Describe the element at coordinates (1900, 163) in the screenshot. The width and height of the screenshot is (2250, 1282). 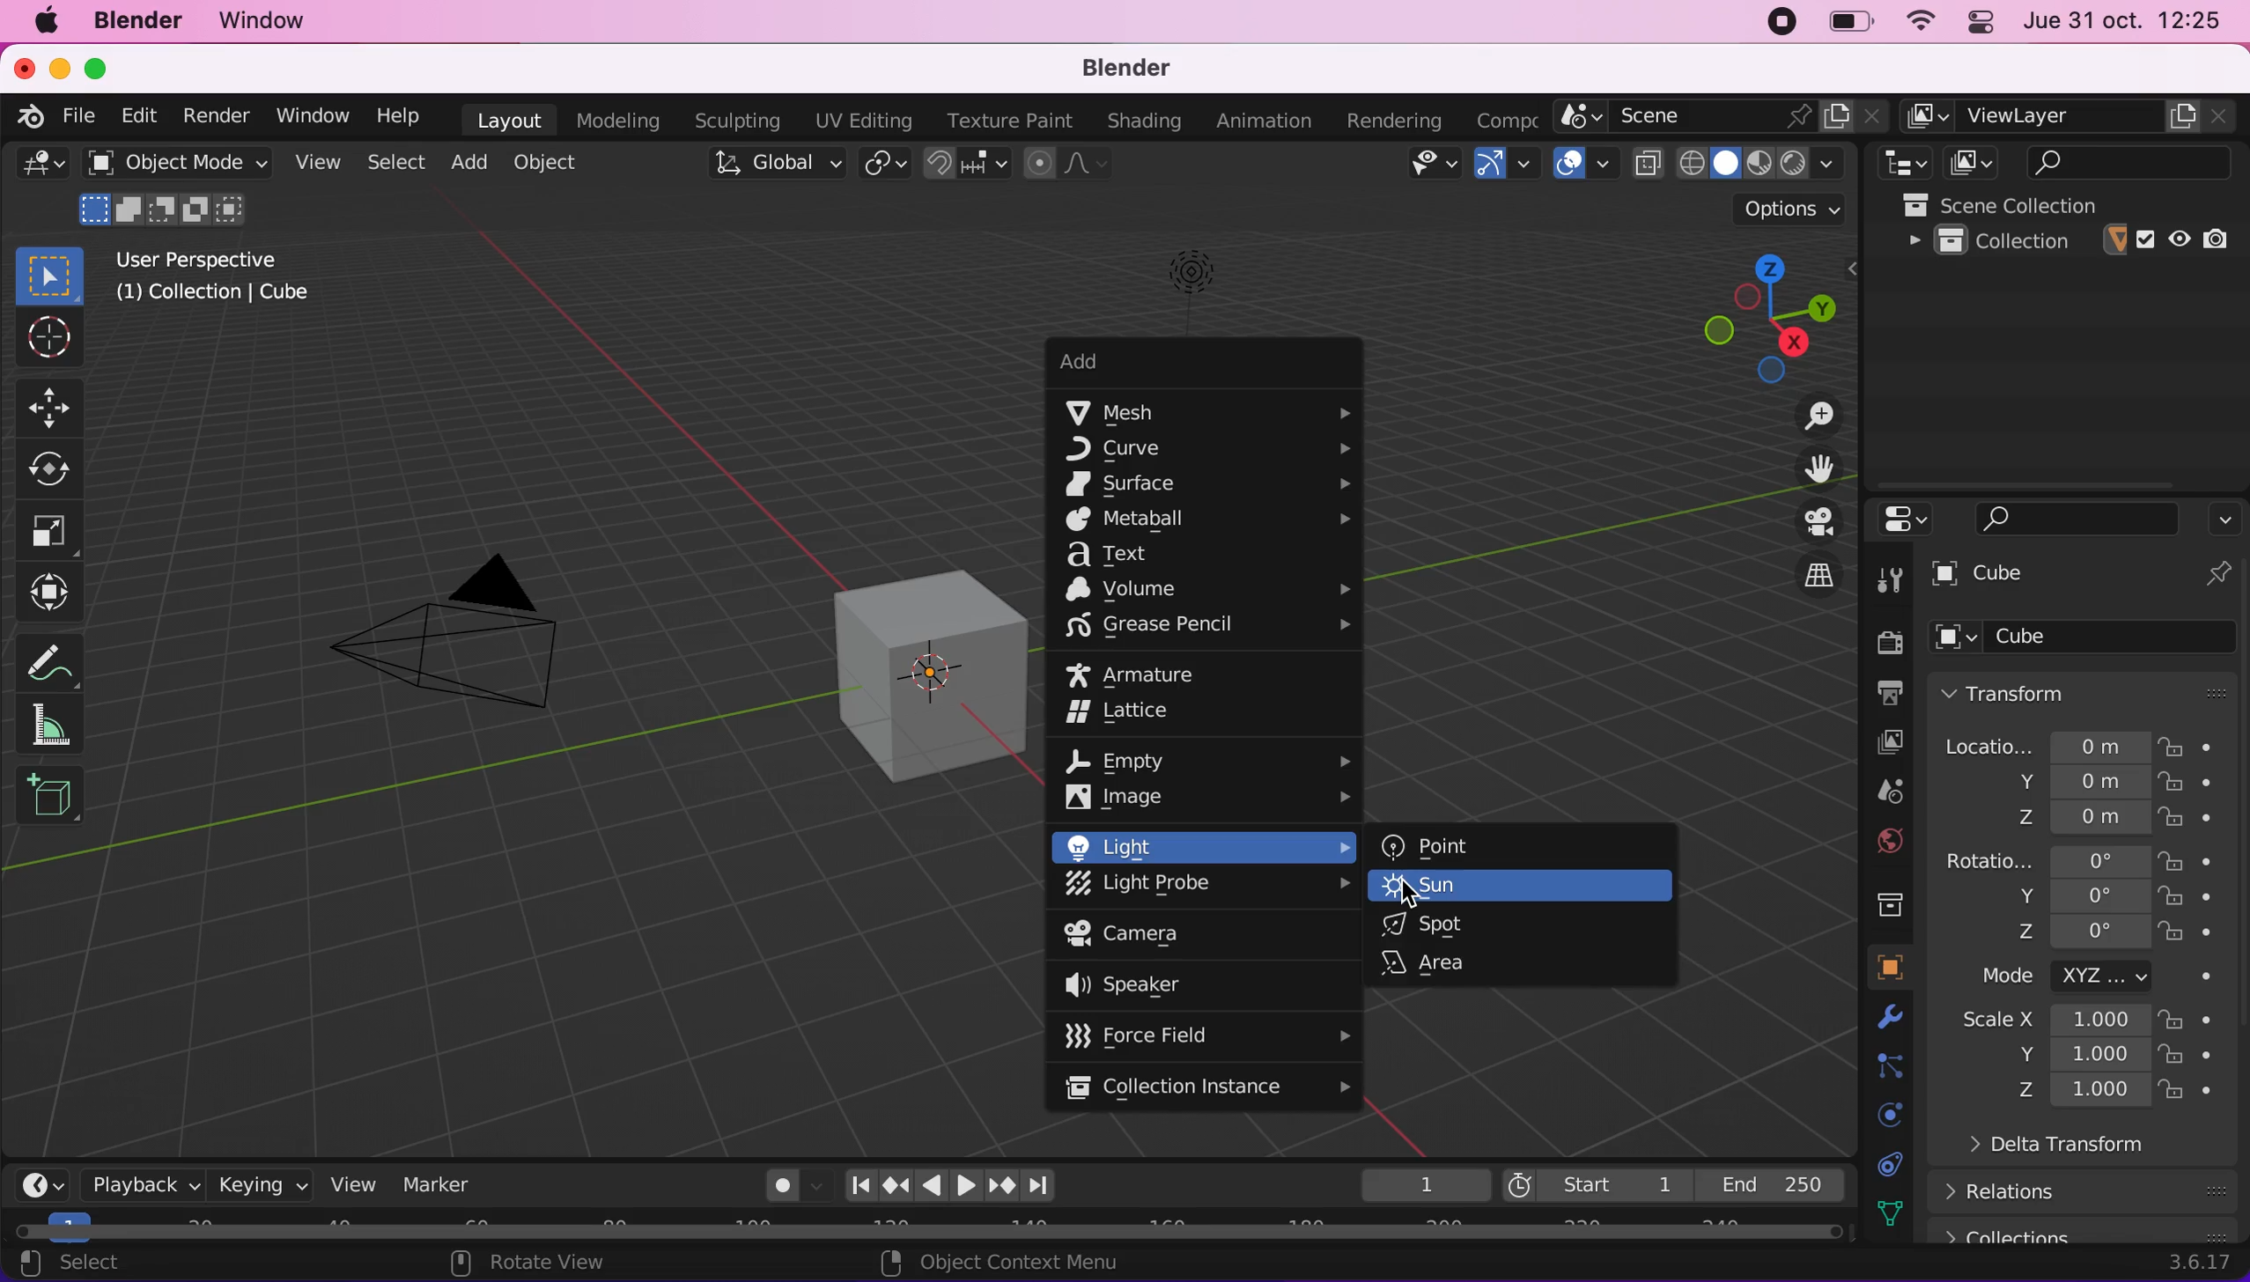
I see `editor type` at that location.